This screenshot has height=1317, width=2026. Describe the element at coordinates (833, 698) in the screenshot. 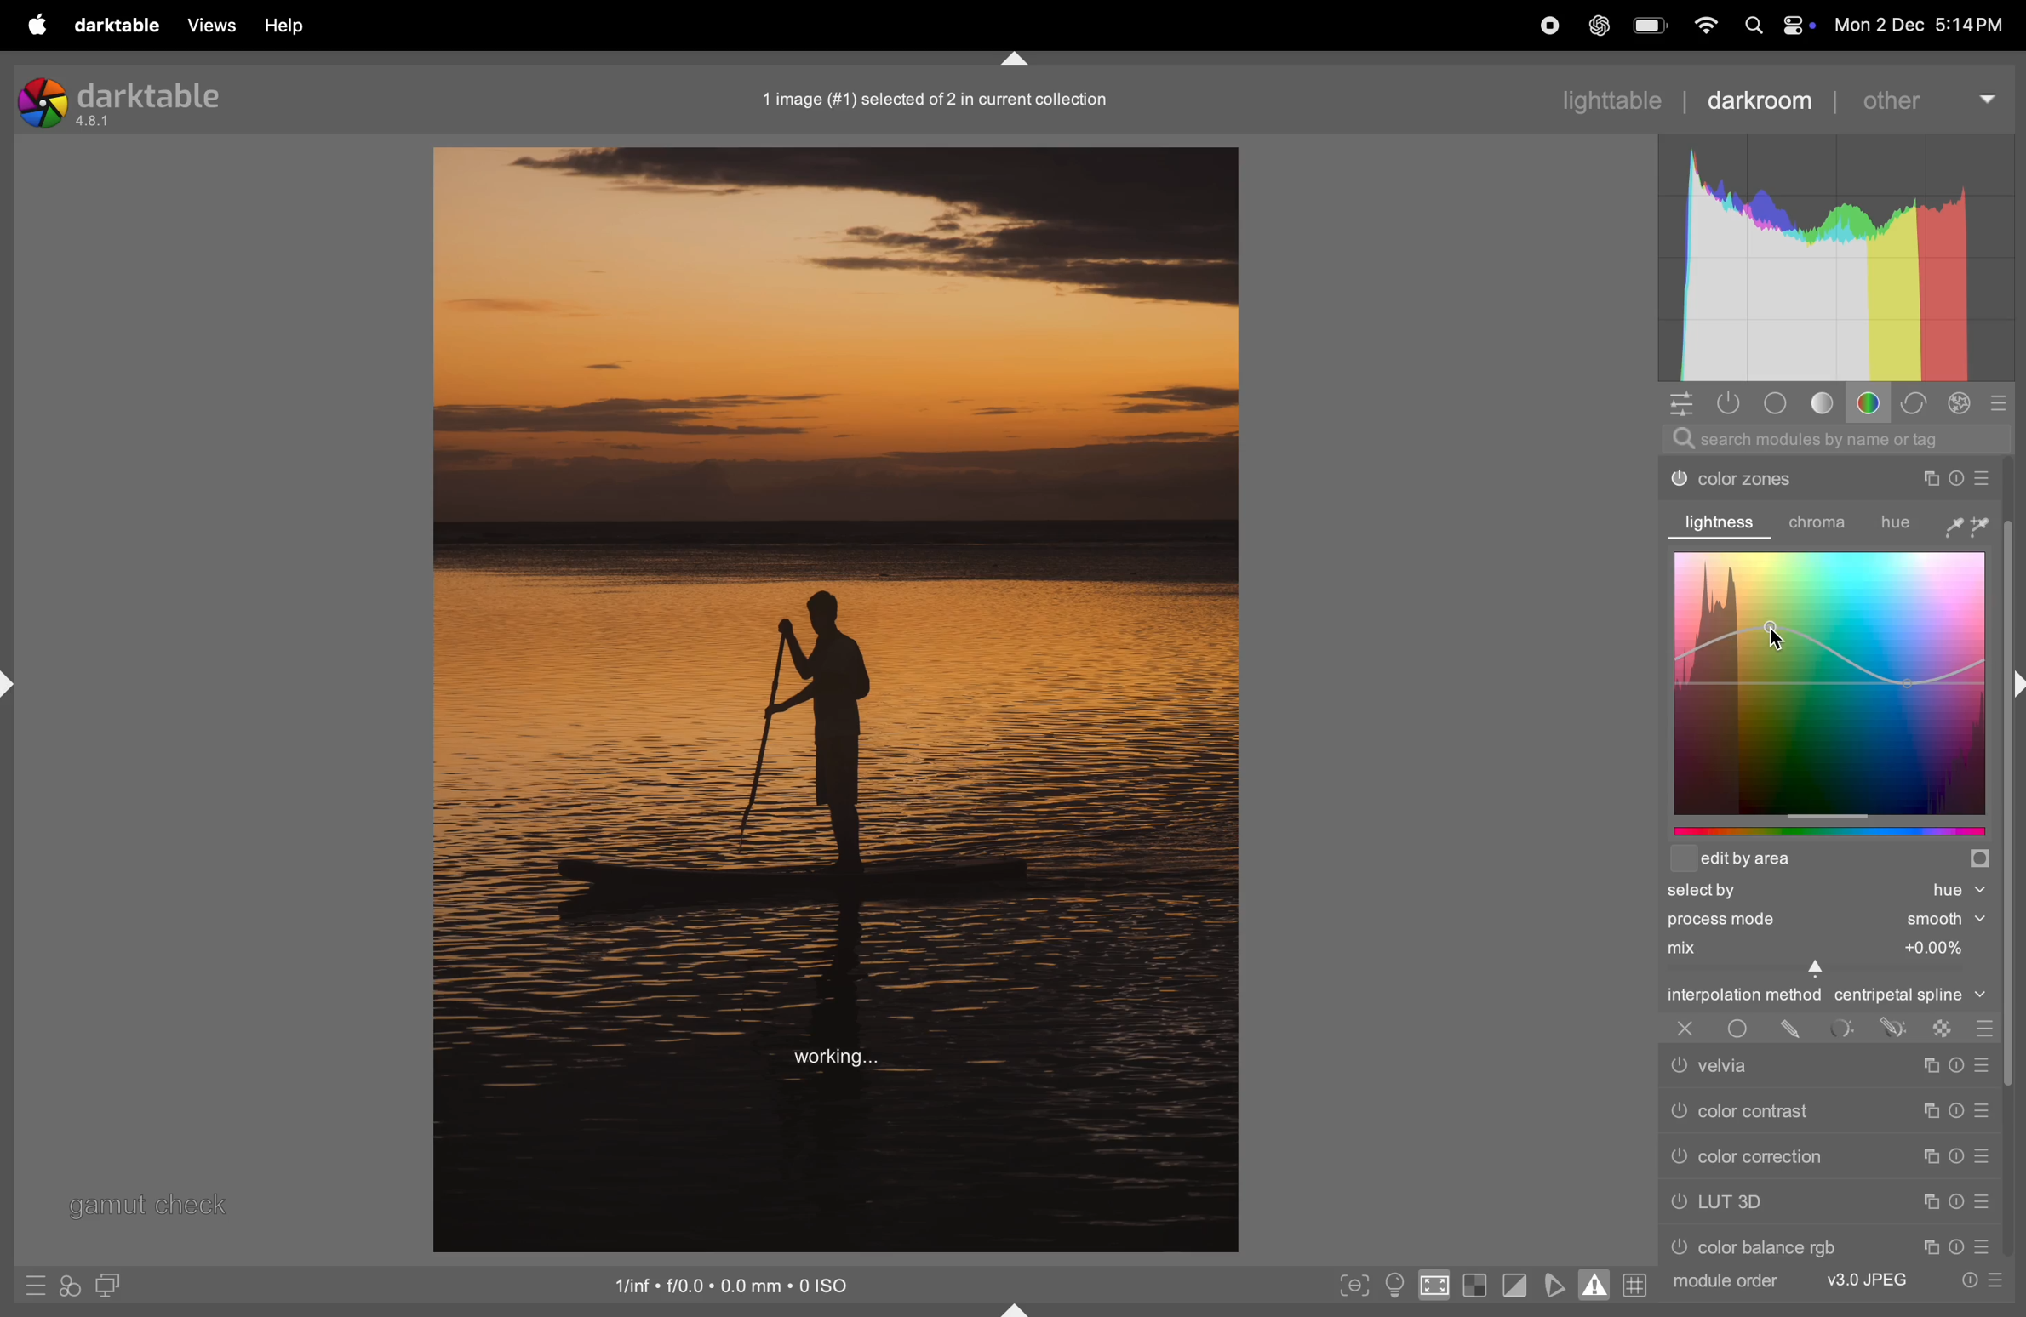

I see `Image` at that location.